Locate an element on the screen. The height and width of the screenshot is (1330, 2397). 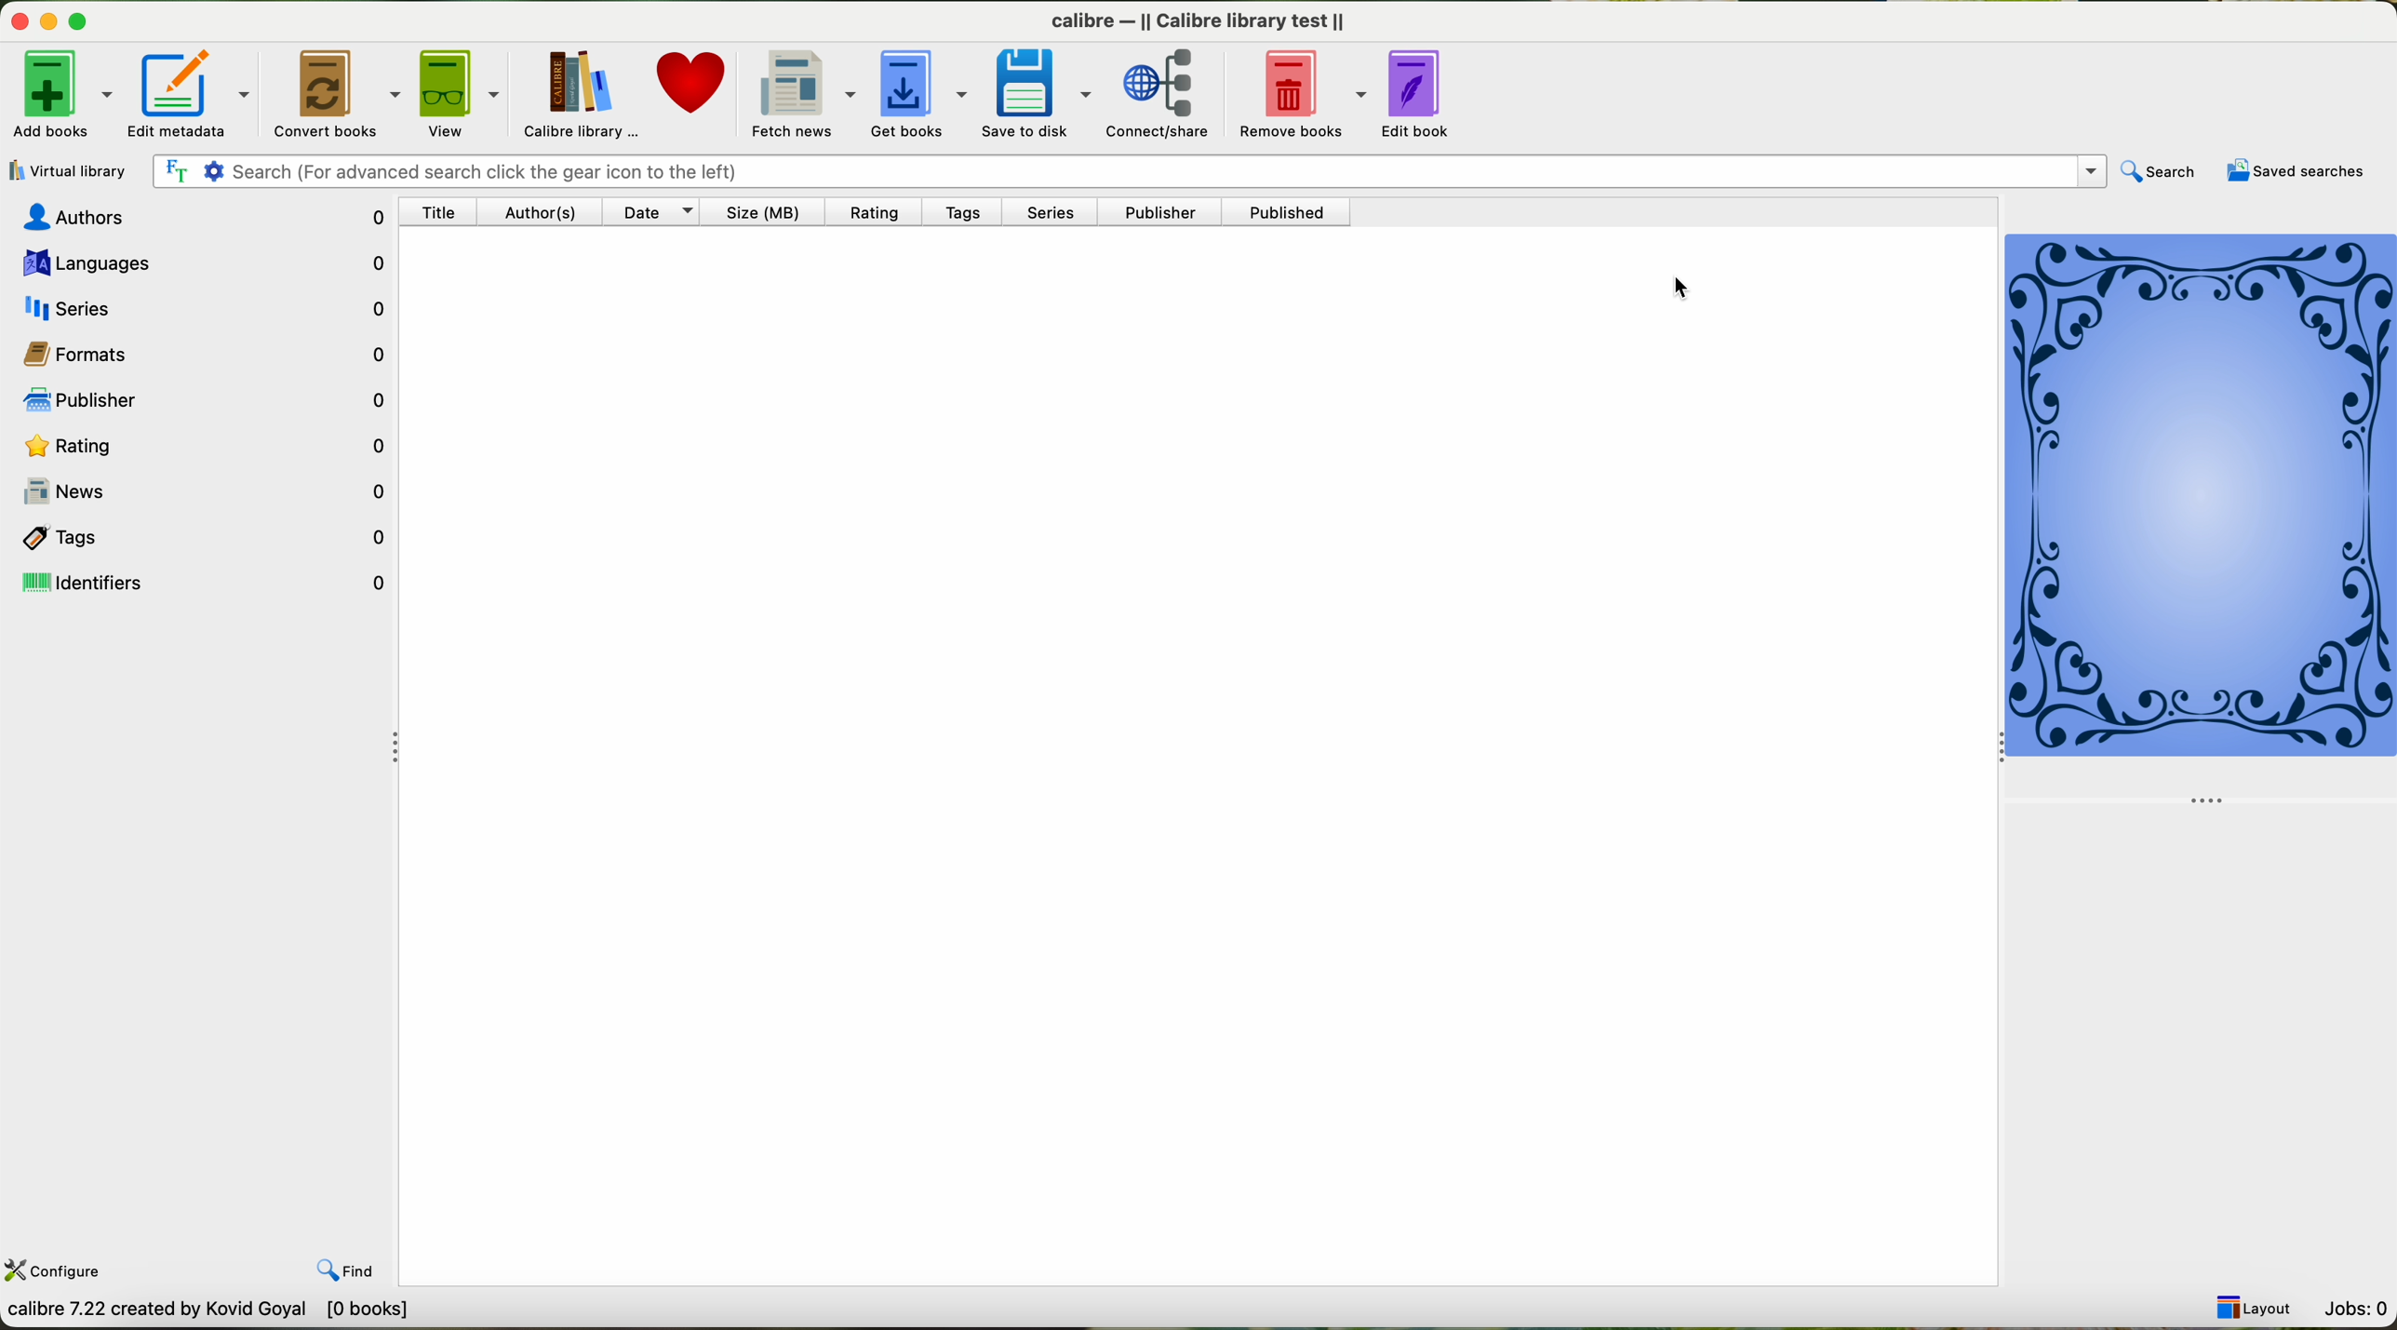
remove books is located at coordinates (1292, 91).